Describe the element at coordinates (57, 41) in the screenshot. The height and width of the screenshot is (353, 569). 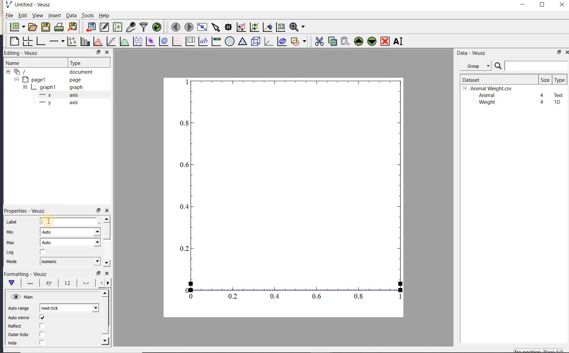
I see `add an axis to the plot` at that location.